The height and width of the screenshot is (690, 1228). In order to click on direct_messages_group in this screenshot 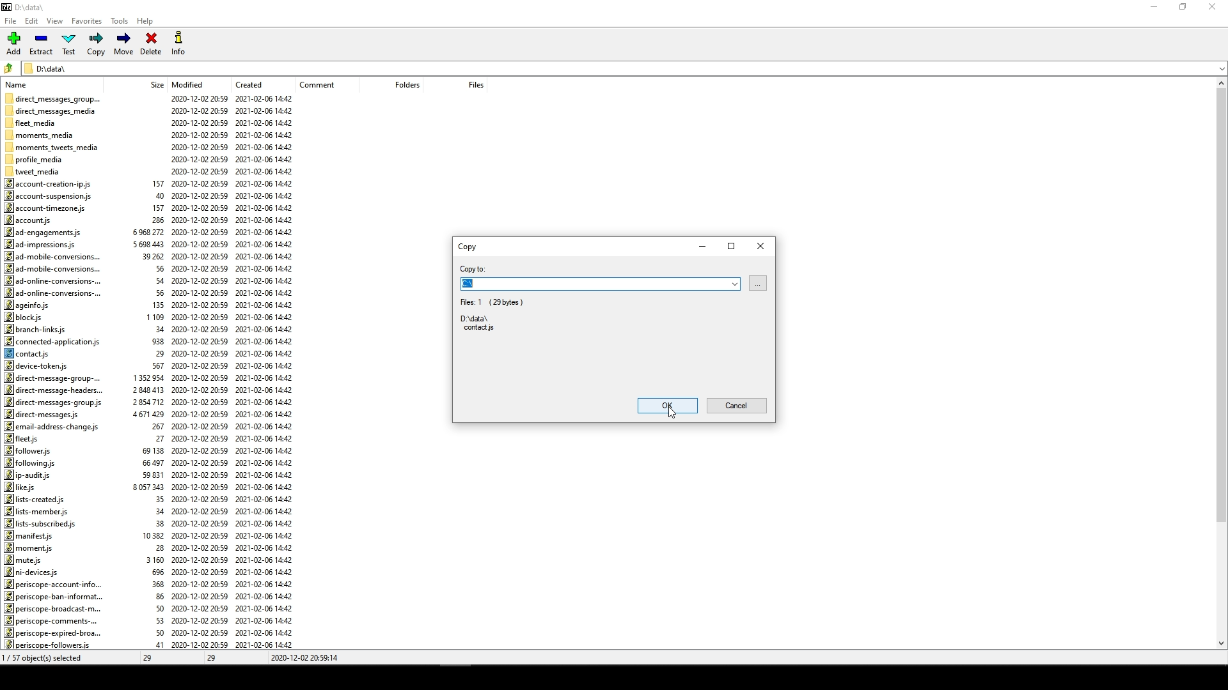, I will do `click(54, 97)`.